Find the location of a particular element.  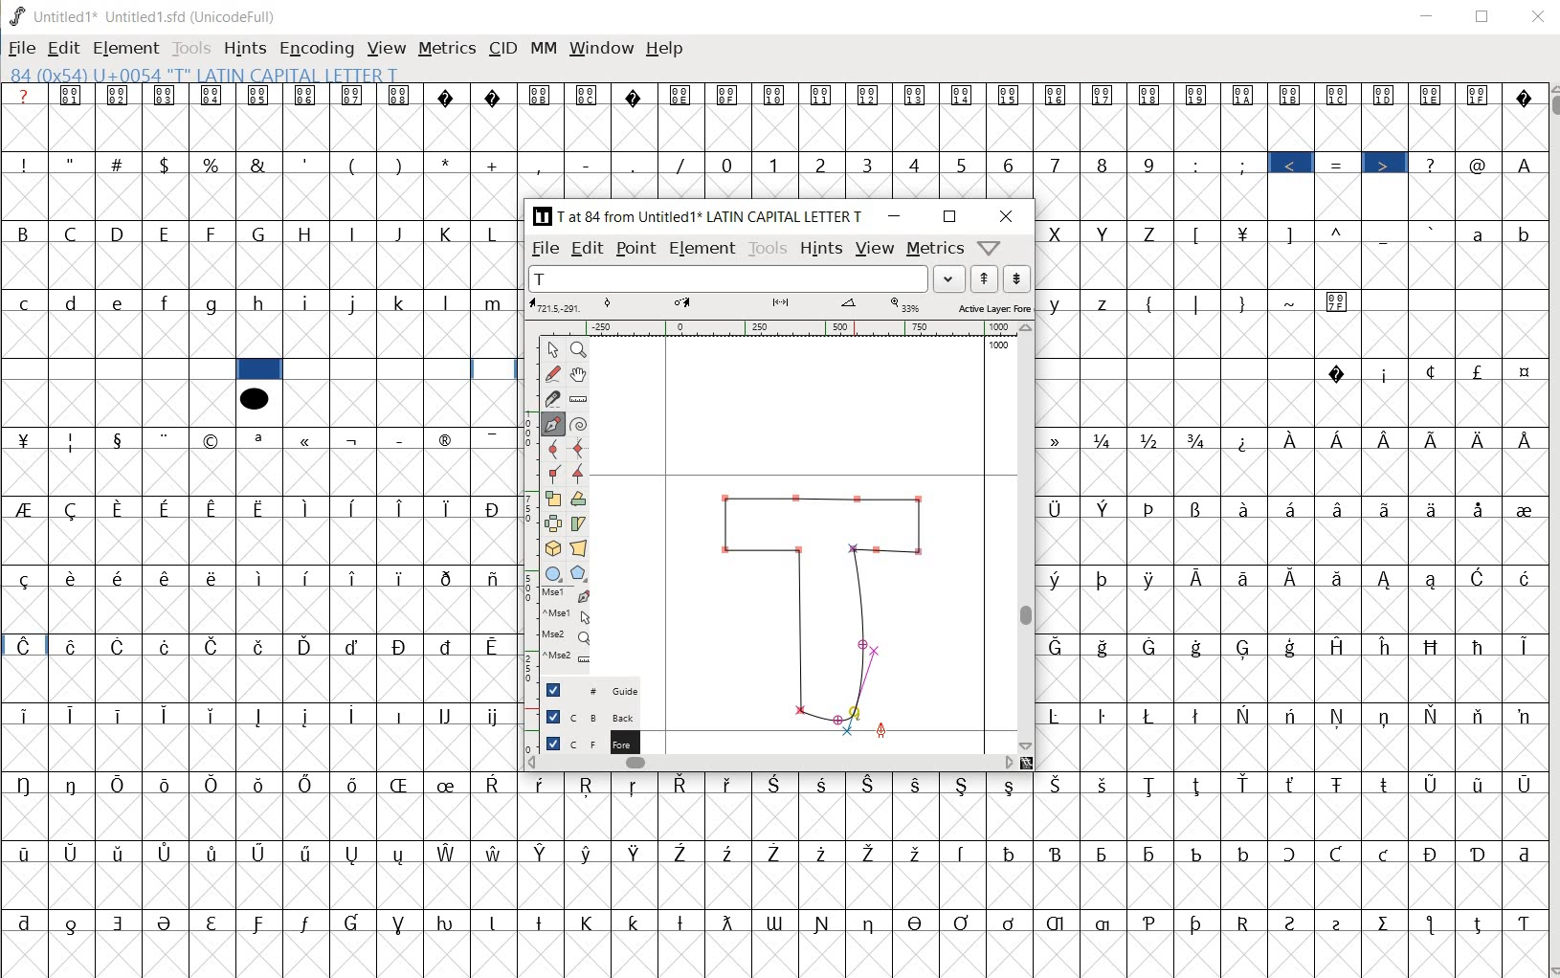

tools is located at coordinates (768, 248).